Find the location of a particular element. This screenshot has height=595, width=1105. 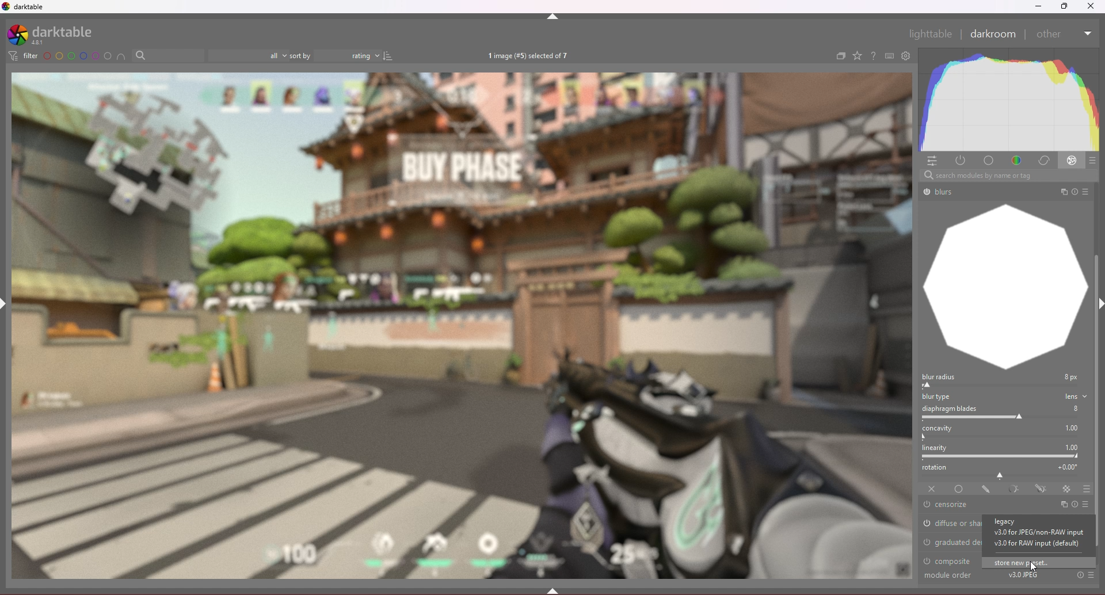

base is located at coordinates (990, 161).